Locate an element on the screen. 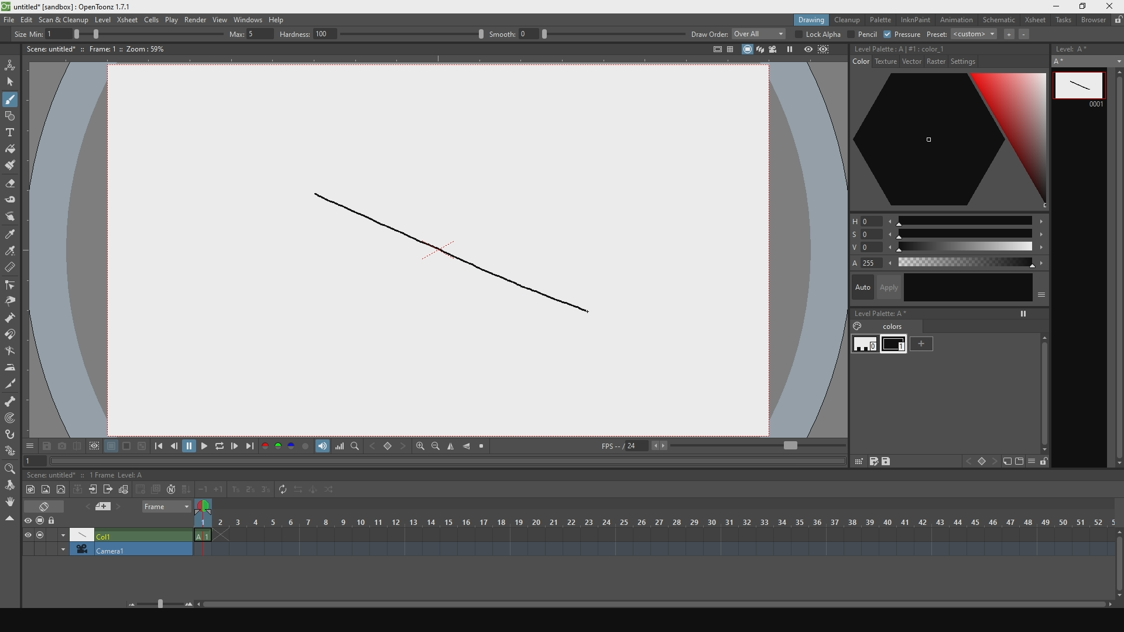 The height and width of the screenshot is (632, 1124). erase is located at coordinates (11, 184).